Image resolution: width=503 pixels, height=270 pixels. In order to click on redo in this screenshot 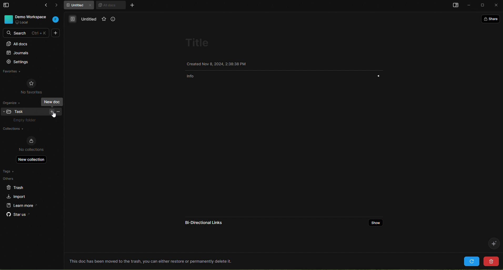, I will do `click(472, 261)`.